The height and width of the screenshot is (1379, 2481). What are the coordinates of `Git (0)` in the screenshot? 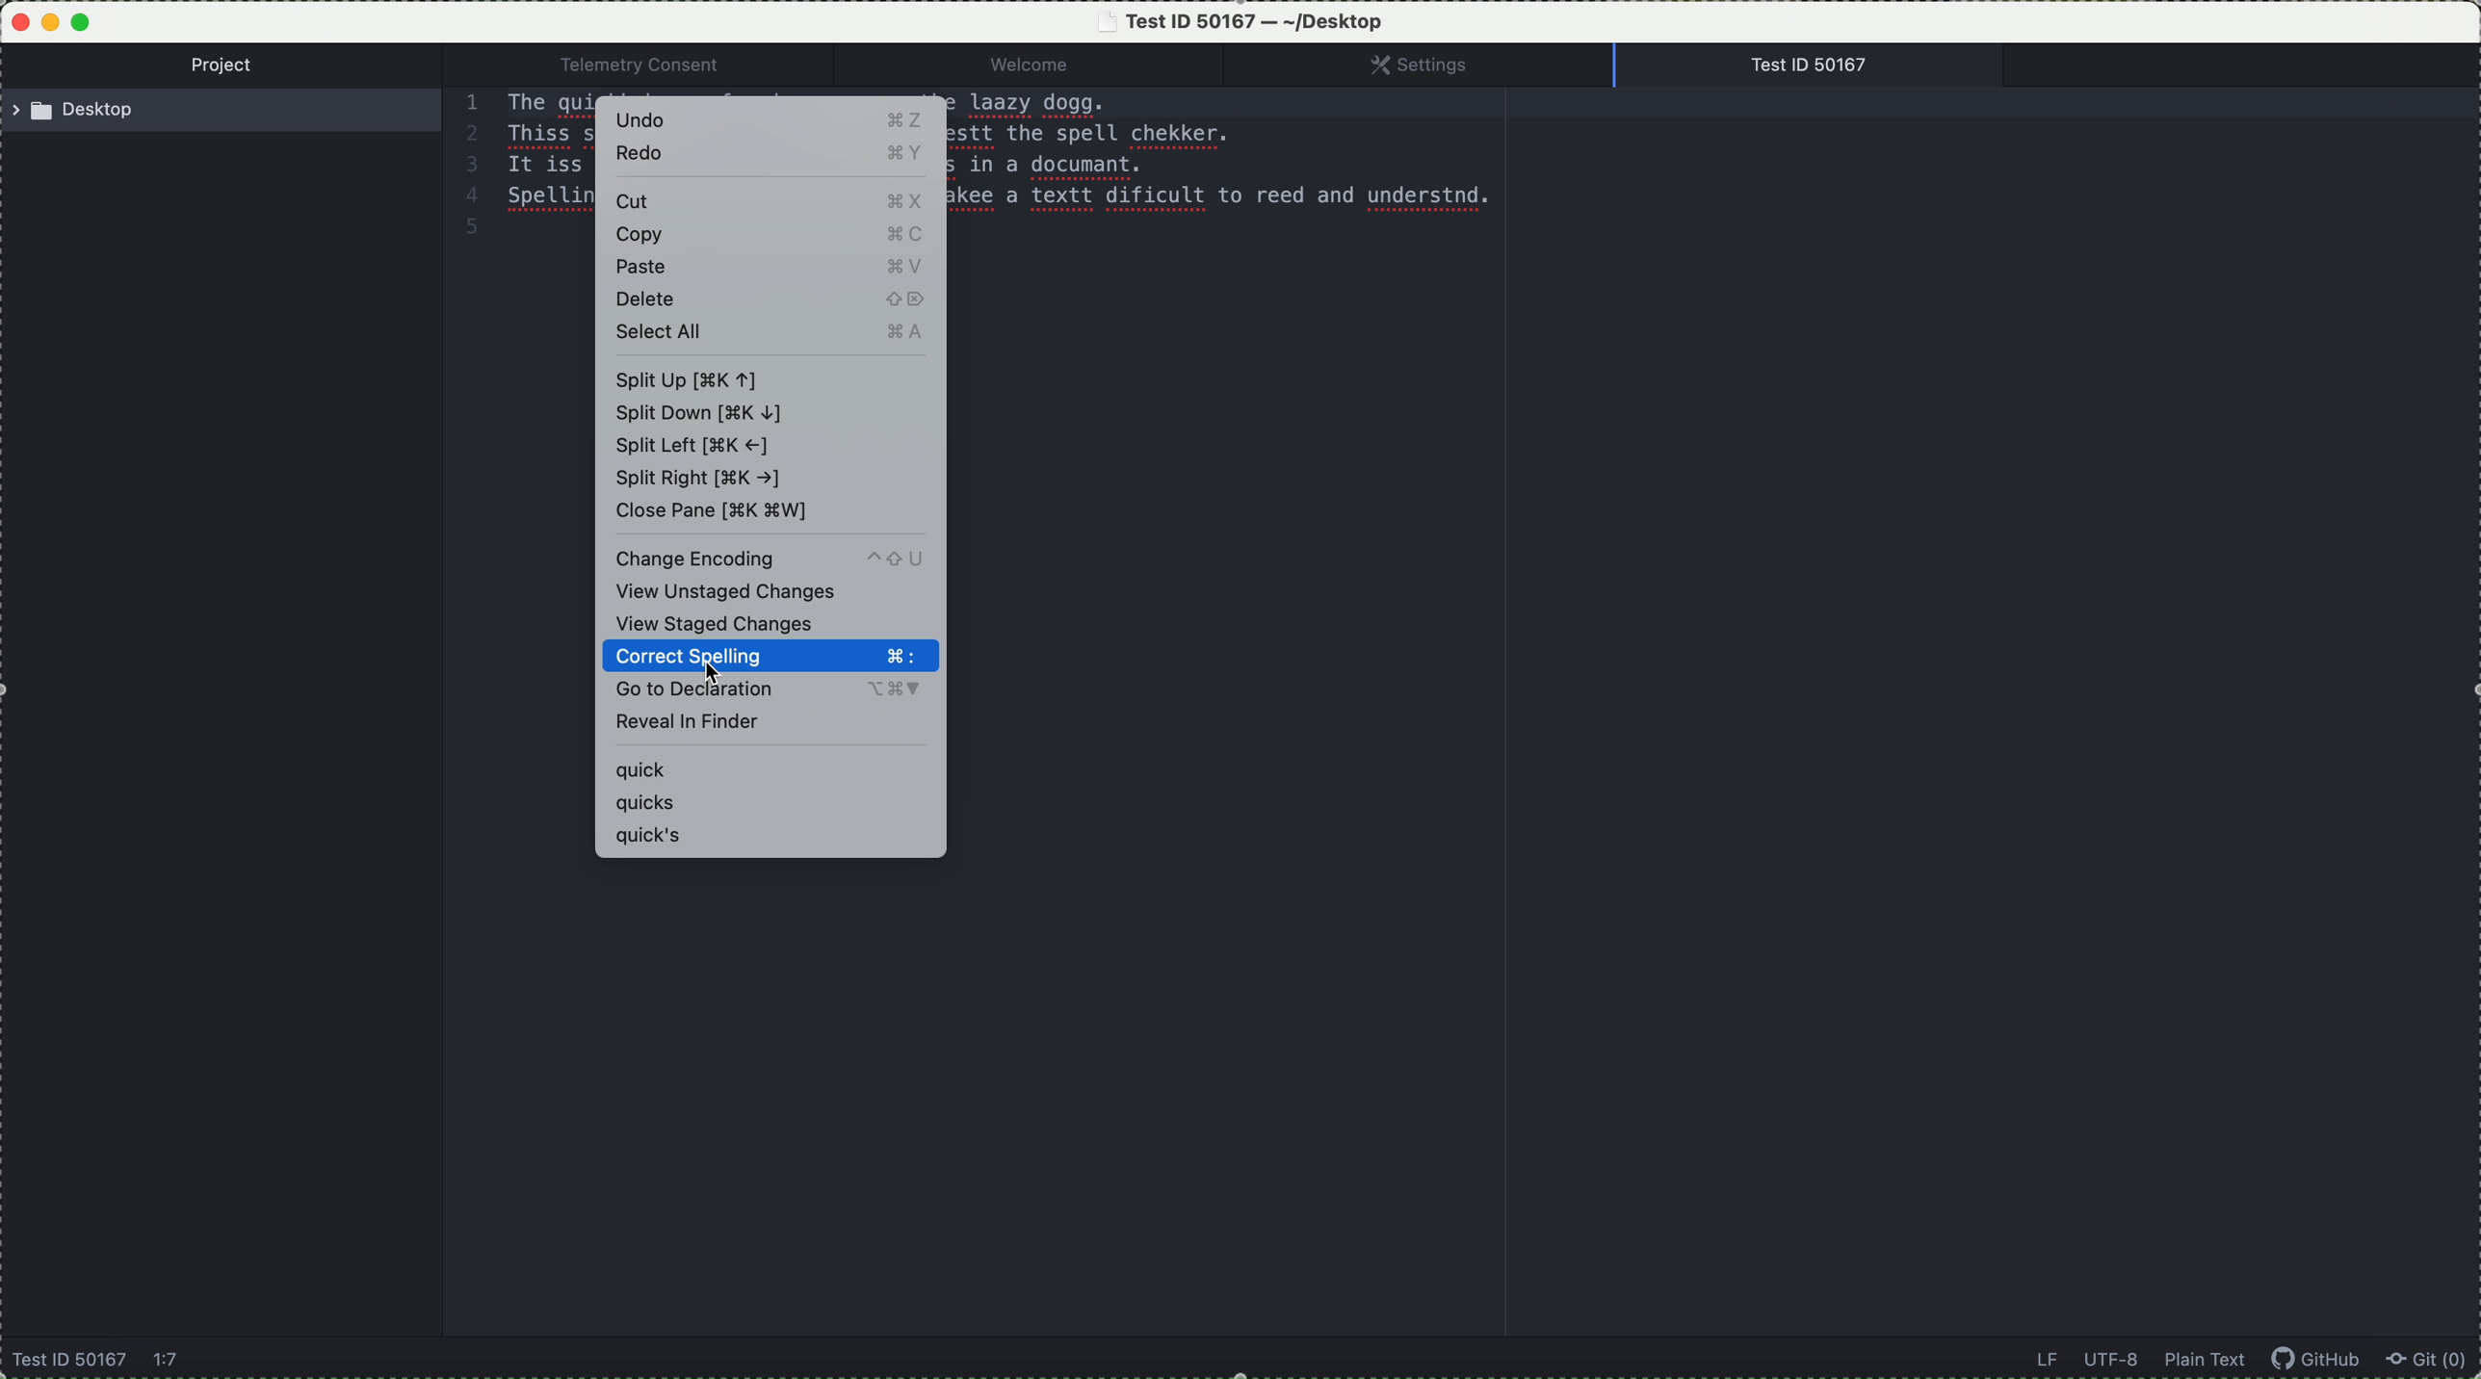 It's located at (2433, 1362).